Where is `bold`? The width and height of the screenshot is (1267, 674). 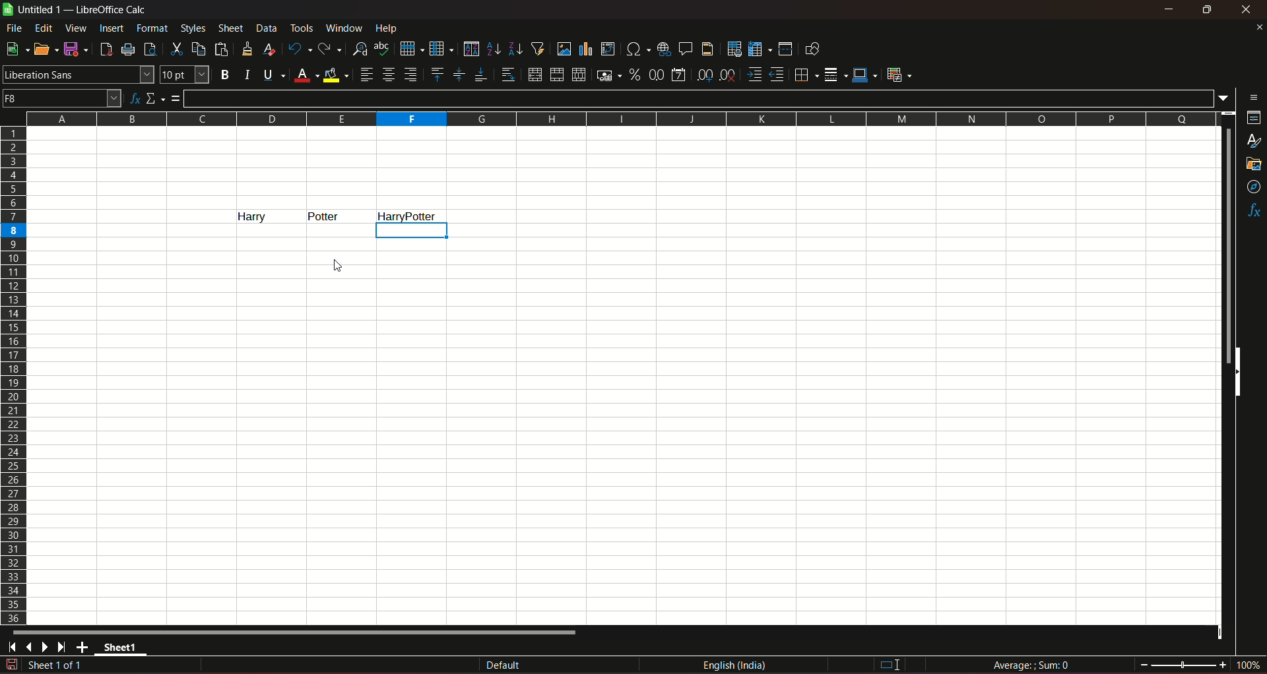
bold is located at coordinates (224, 75).